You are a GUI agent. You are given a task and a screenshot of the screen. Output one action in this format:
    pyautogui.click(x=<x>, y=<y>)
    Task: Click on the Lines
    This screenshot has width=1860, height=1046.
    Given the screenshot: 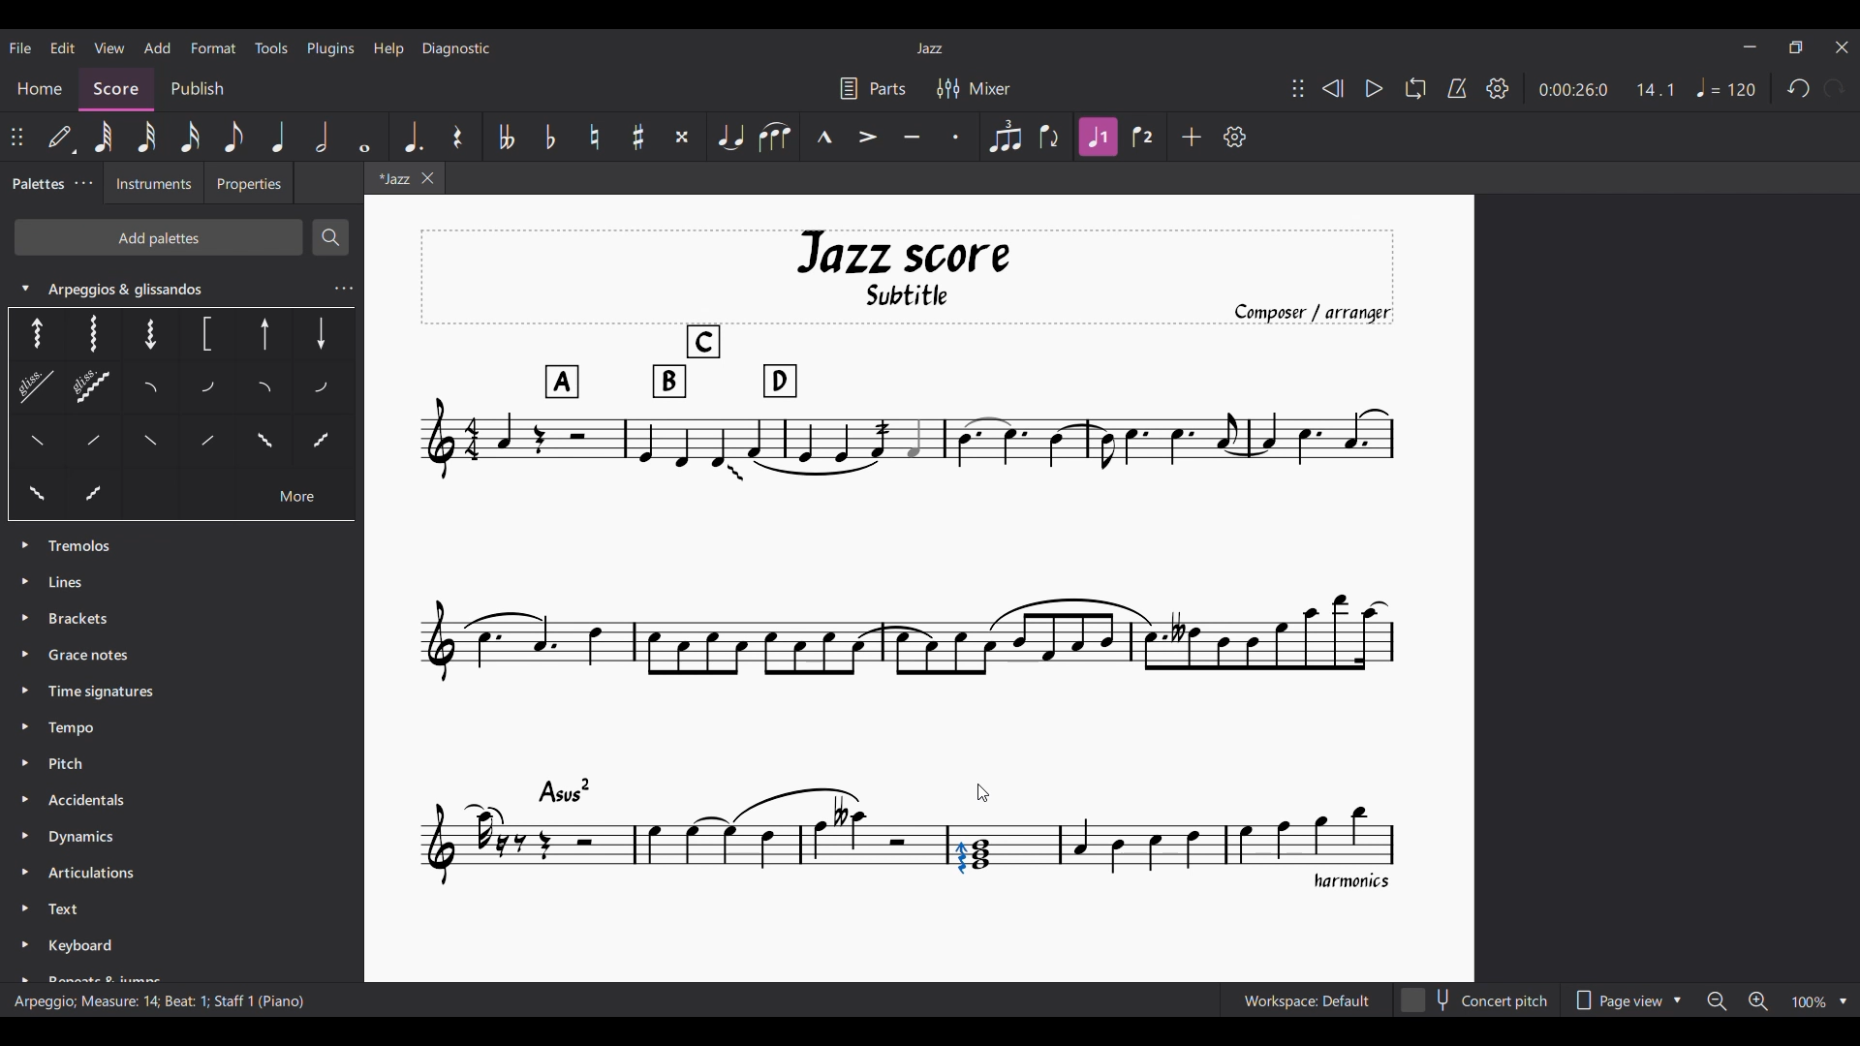 What is the action you would take?
    pyautogui.click(x=75, y=580)
    